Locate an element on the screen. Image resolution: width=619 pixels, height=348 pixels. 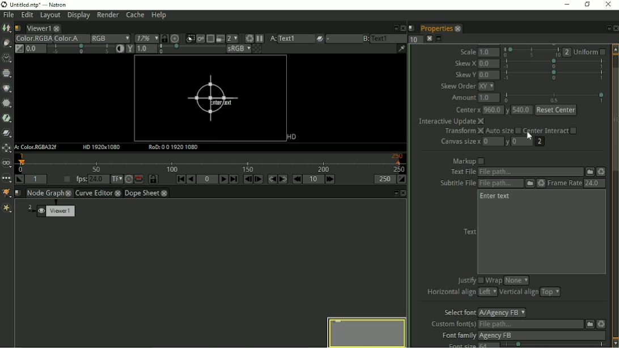
Curve Editor is located at coordinates (94, 194).